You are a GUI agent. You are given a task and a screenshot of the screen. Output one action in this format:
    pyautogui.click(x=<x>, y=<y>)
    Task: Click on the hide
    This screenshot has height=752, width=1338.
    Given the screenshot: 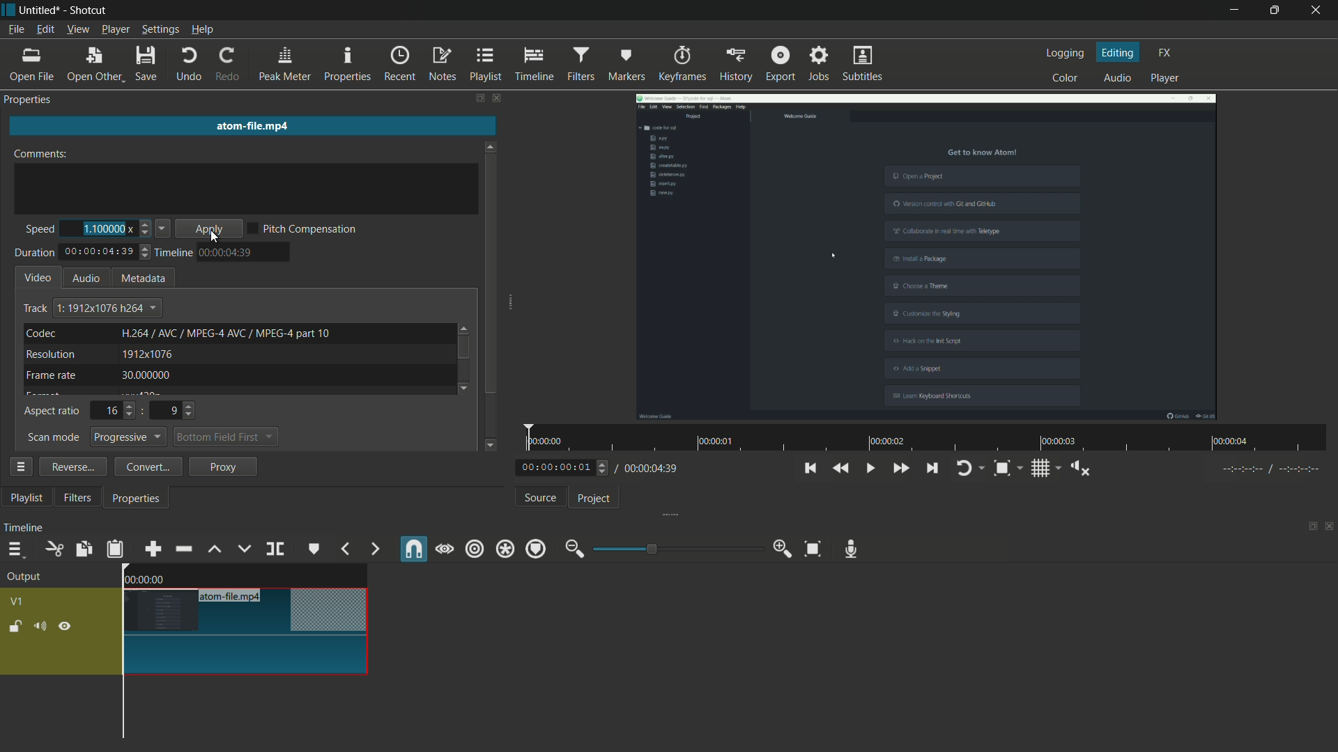 What is the action you would take?
    pyautogui.click(x=65, y=627)
    